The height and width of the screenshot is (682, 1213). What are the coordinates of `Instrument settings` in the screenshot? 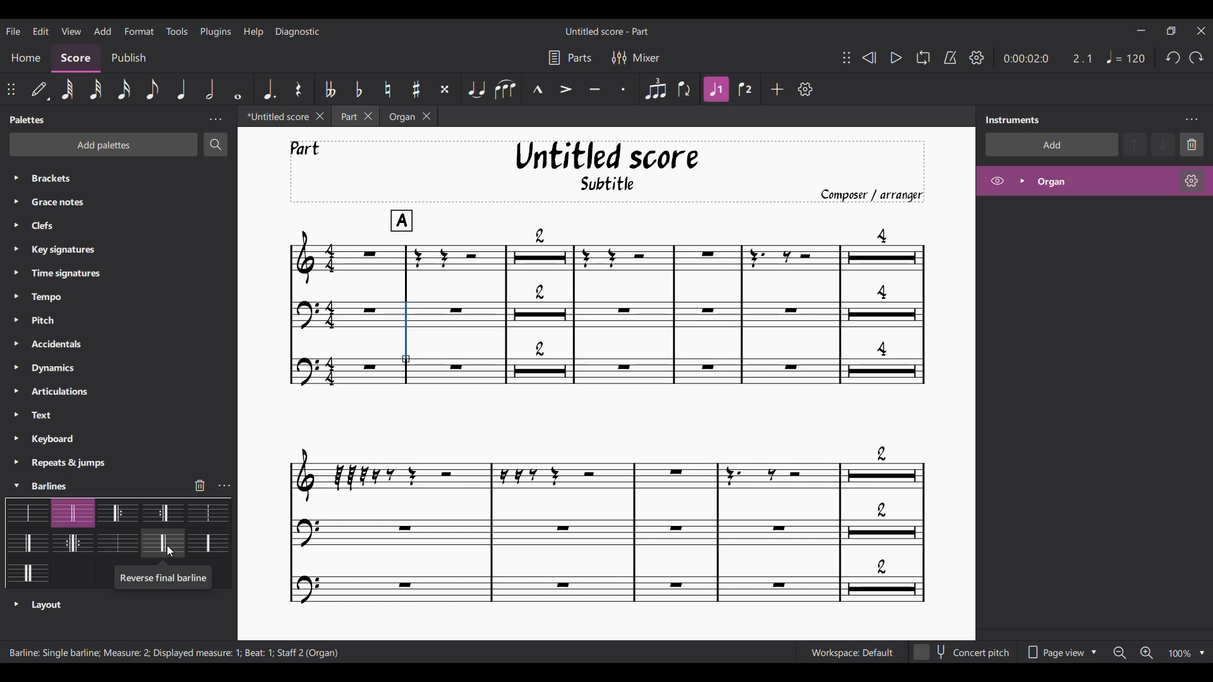 It's located at (1192, 120).